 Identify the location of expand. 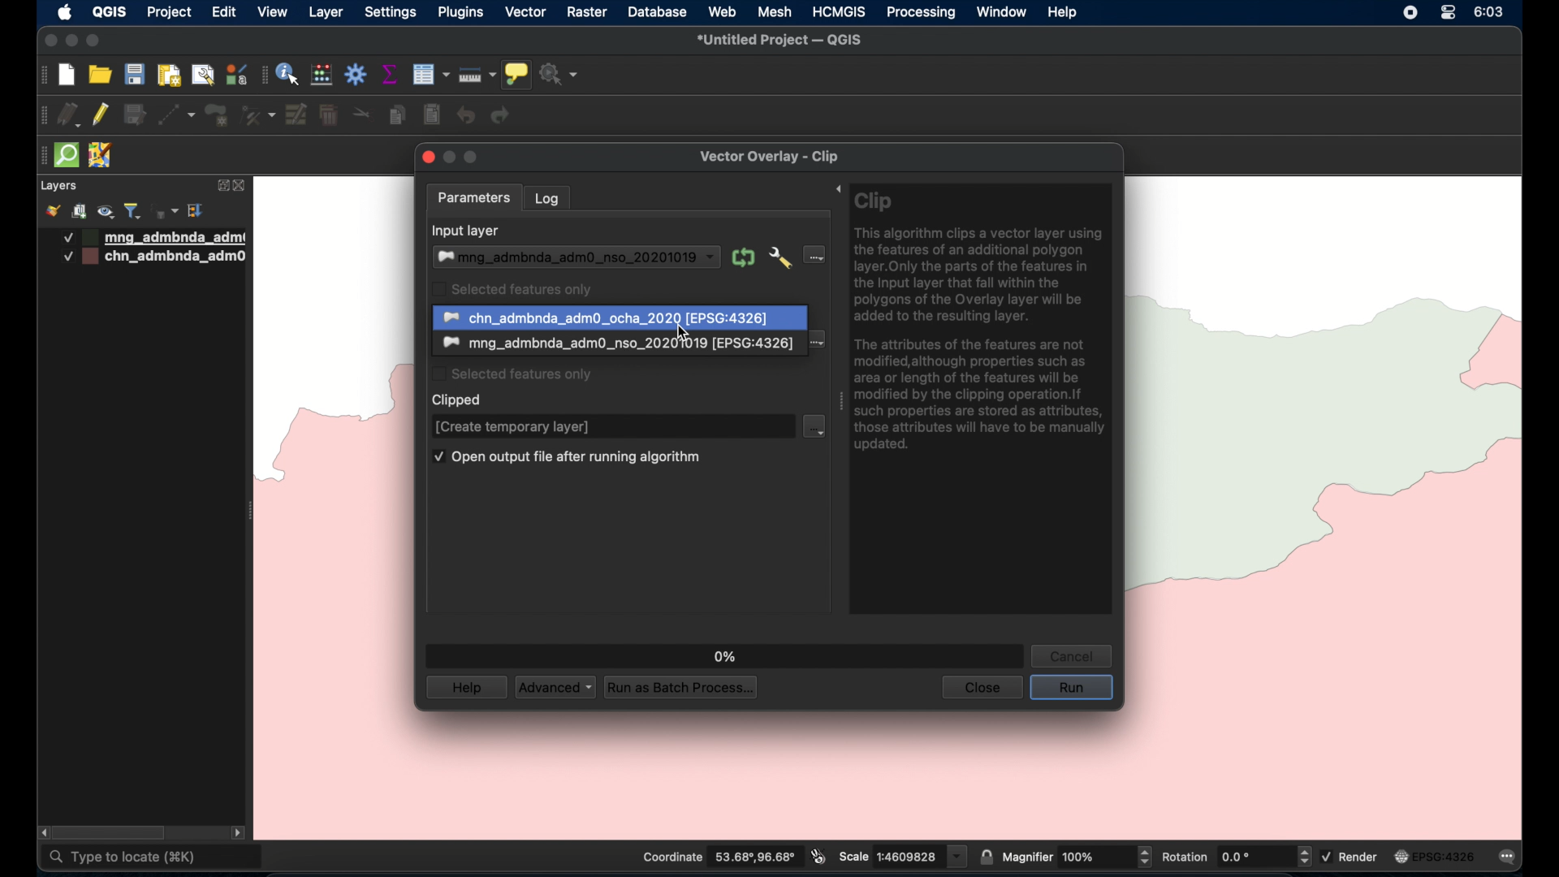
(220, 187).